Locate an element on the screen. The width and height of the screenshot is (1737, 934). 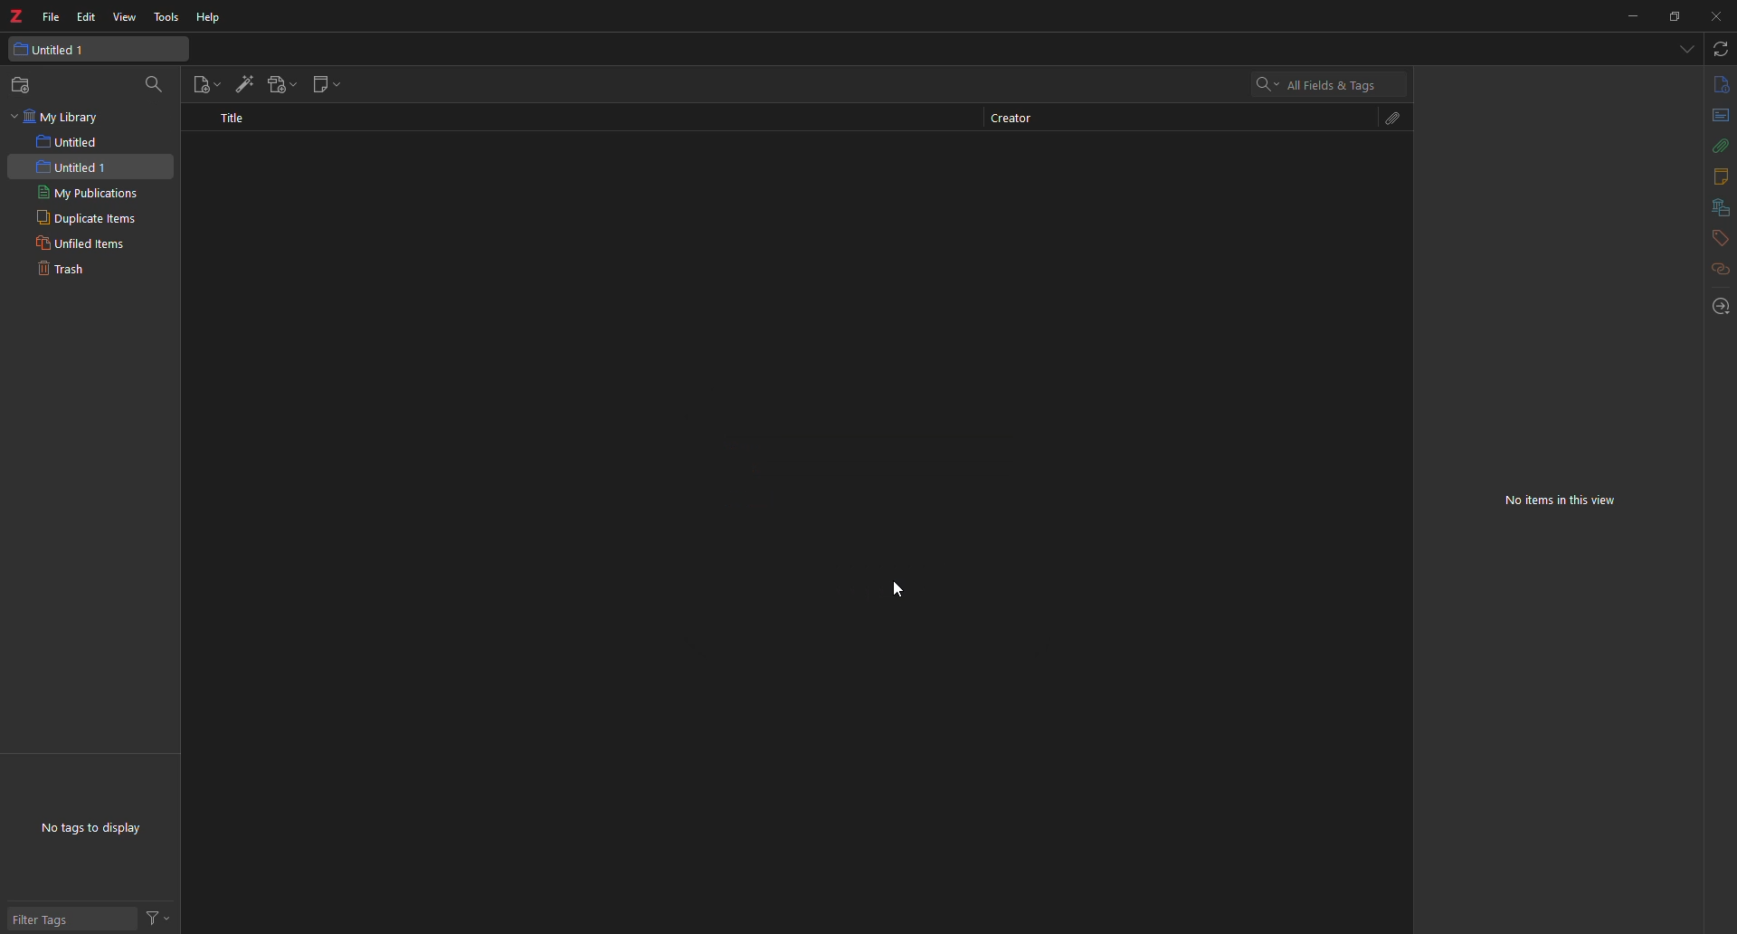
Trash is located at coordinates (64, 268).